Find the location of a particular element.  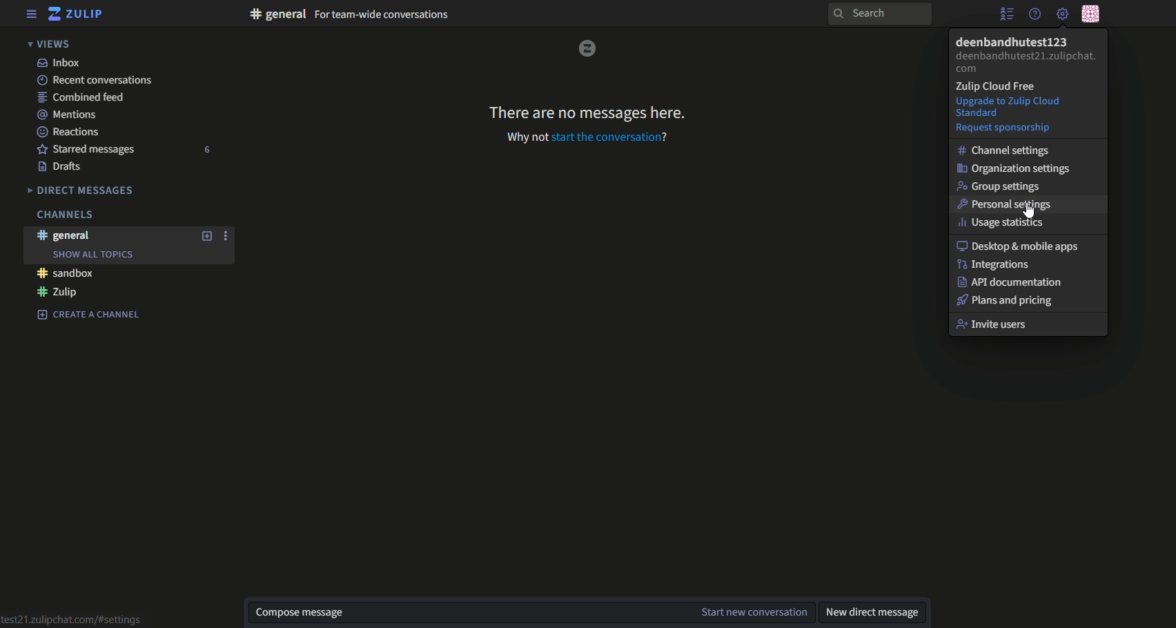

personal menu is located at coordinates (1092, 13).